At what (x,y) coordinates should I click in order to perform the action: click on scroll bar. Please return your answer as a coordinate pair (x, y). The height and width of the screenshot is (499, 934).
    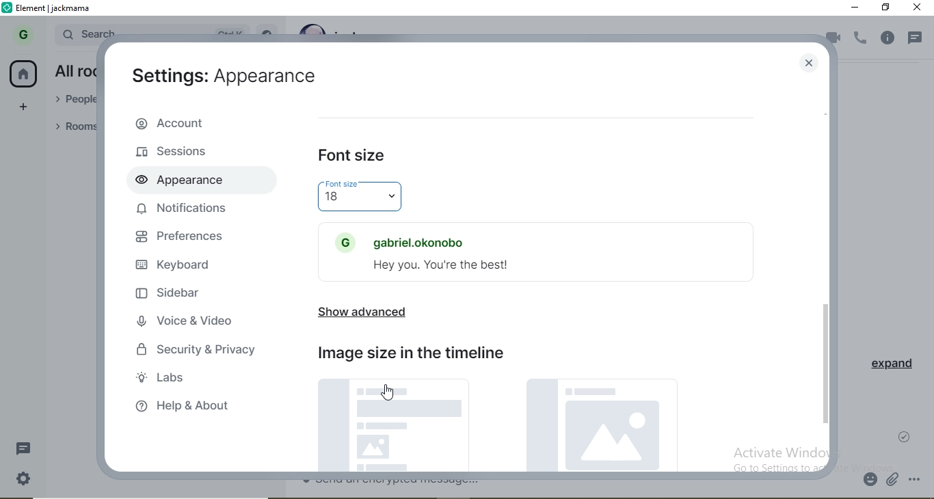
    Looking at the image, I should click on (826, 270).